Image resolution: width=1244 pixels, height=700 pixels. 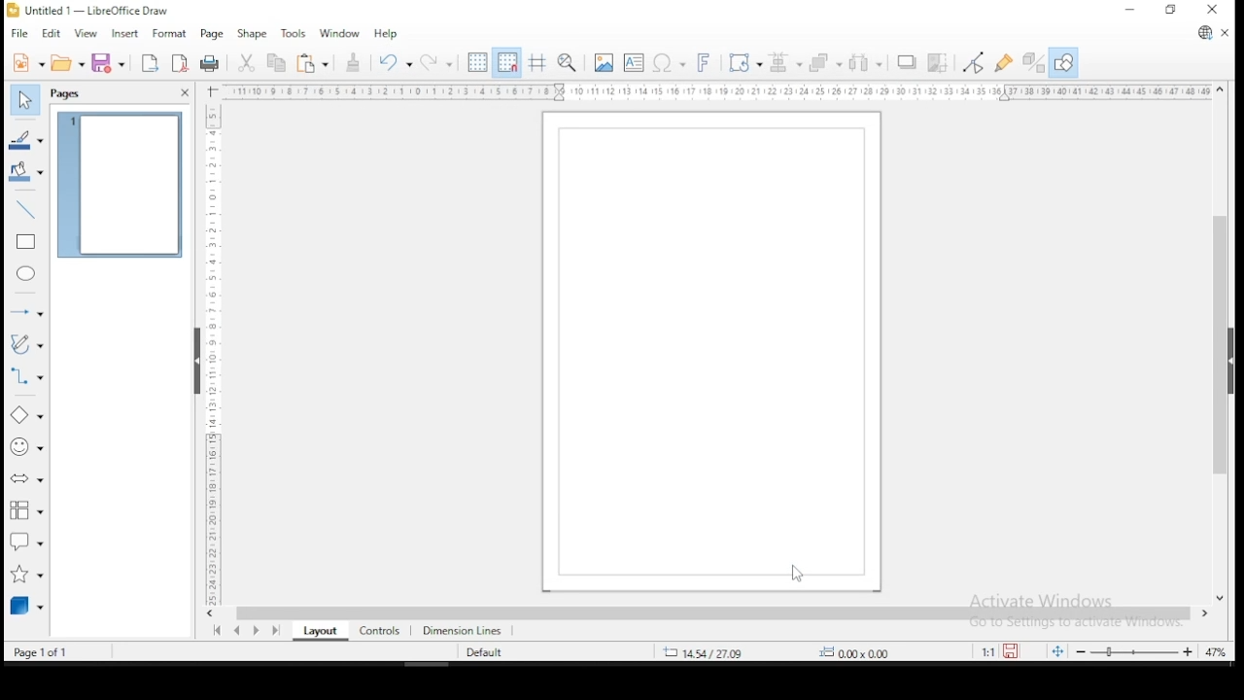 I want to click on transformations, so click(x=743, y=64).